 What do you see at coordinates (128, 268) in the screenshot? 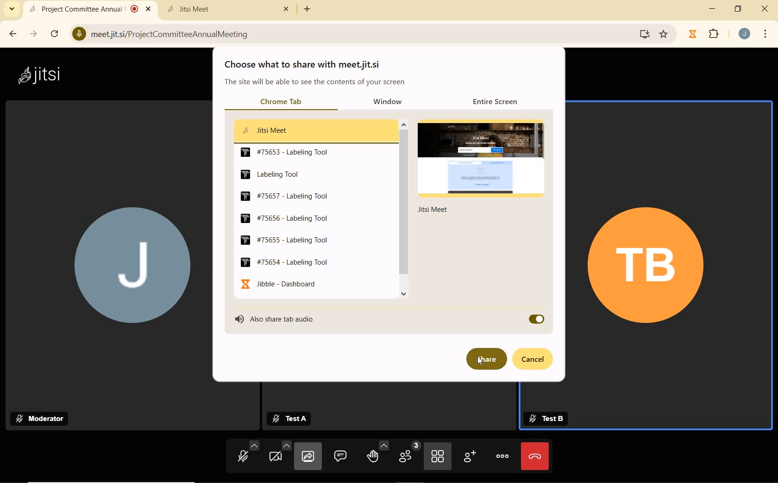
I see `J` at bounding box center [128, 268].